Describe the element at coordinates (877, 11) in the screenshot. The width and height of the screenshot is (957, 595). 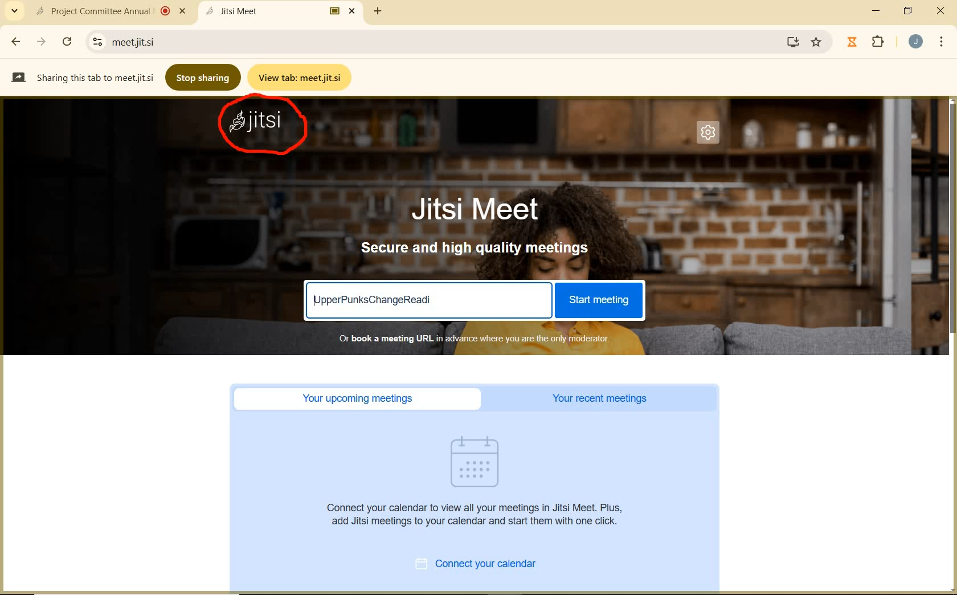
I see `MINIMIZE` at that location.